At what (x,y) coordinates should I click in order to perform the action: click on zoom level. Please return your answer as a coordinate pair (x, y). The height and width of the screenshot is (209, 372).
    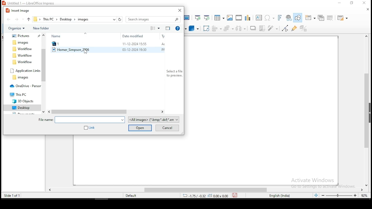
    Looking at the image, I should click on (340, 195).